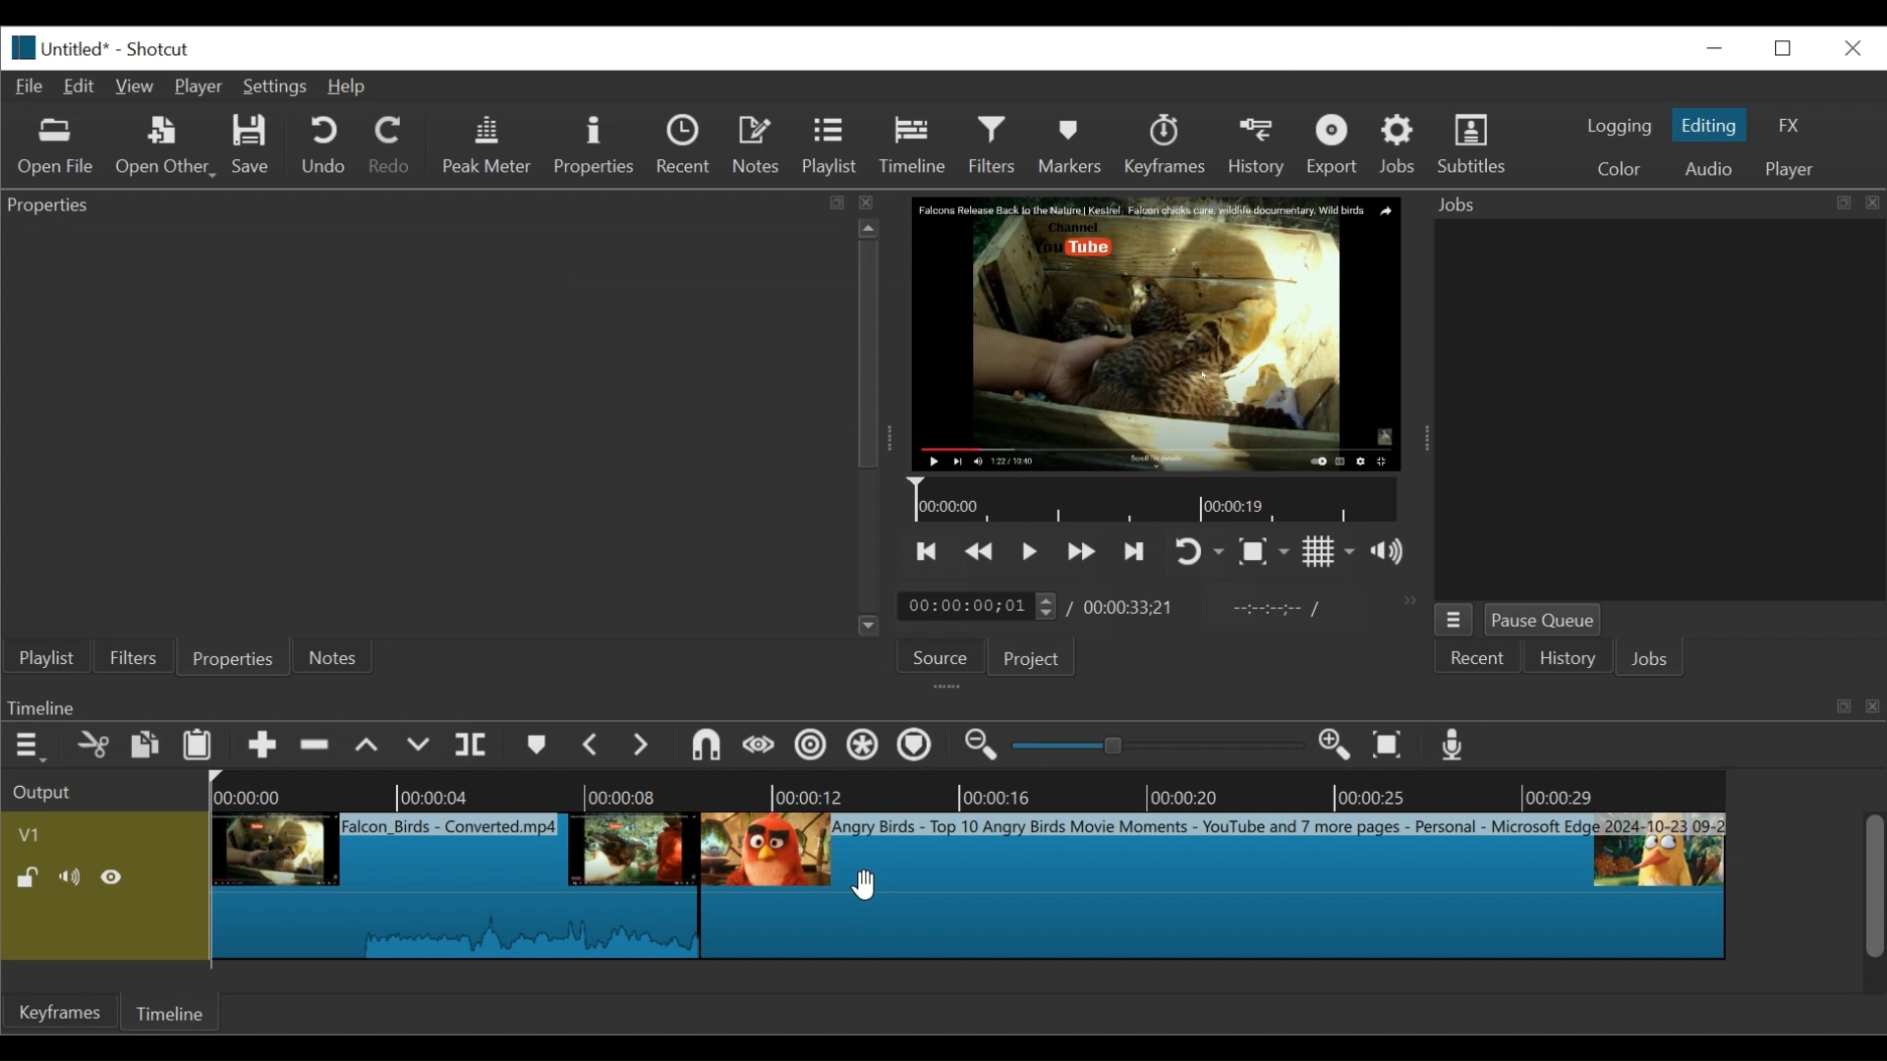  I want to click on Ripple all tracks, so click(864, 747).